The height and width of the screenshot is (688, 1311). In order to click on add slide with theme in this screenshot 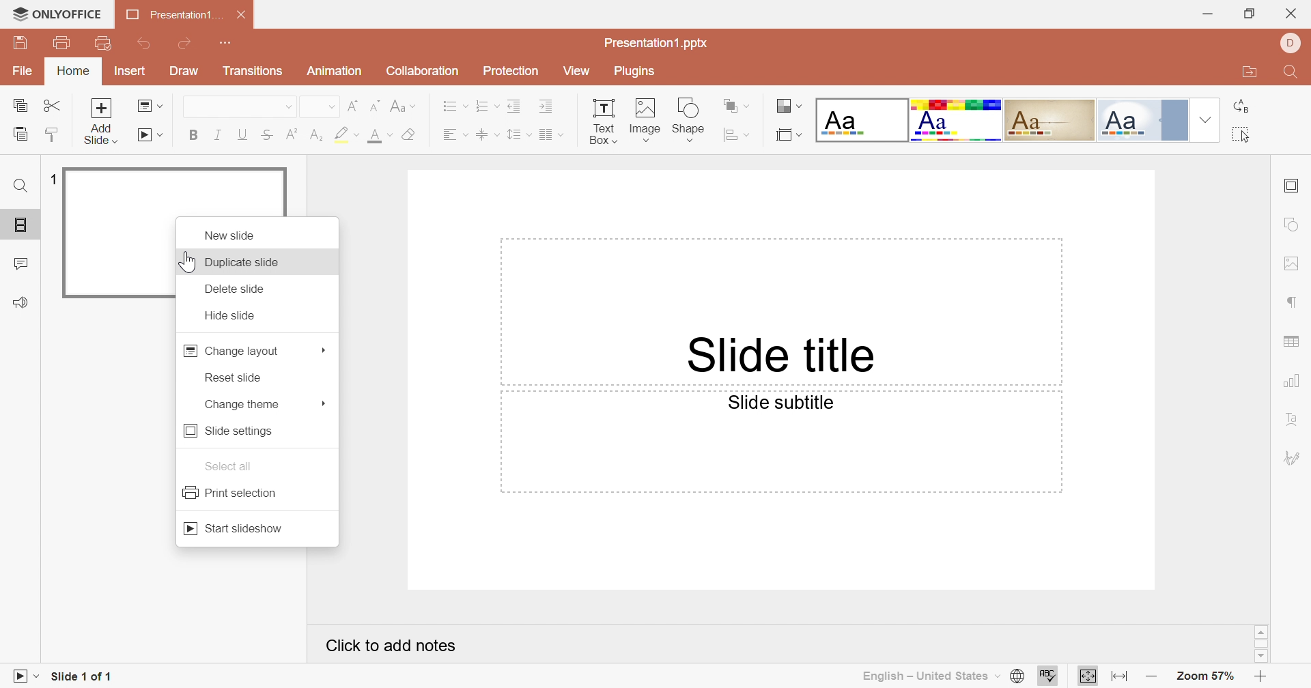, I will do `click(100, 136)`.